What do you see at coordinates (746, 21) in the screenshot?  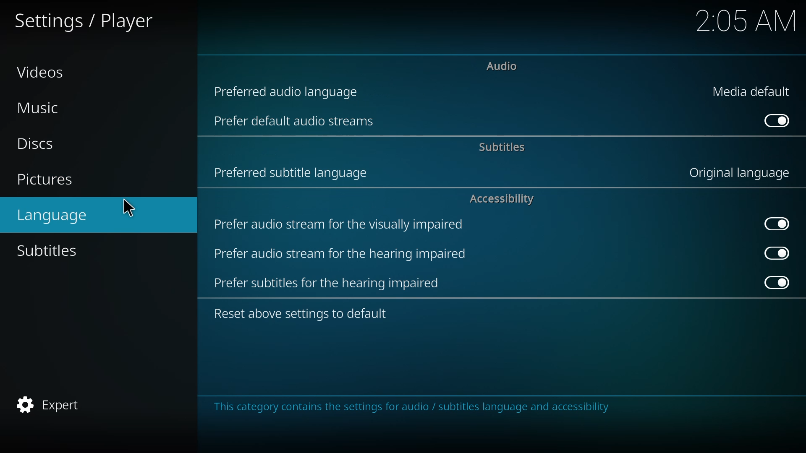 I see `time` at bounding box center [746, 21].